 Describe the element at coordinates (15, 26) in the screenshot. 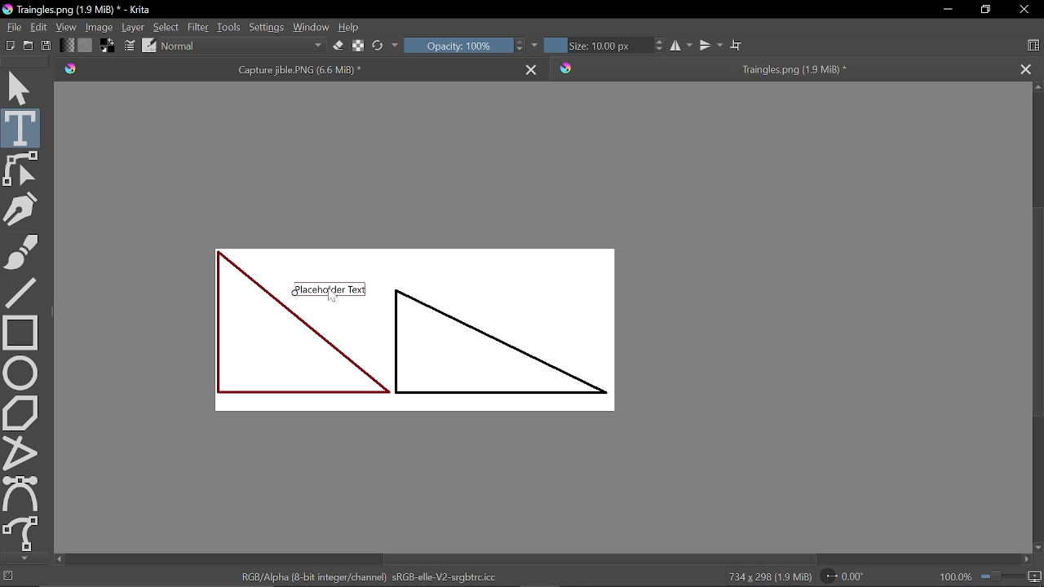

I see `File` at that location.